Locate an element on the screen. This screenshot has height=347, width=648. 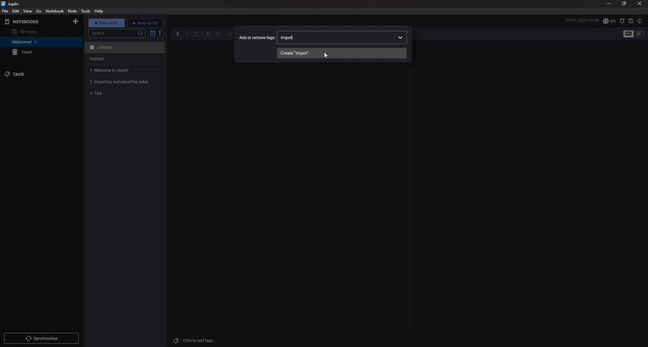
note properties is located at coordinates (640, 21).